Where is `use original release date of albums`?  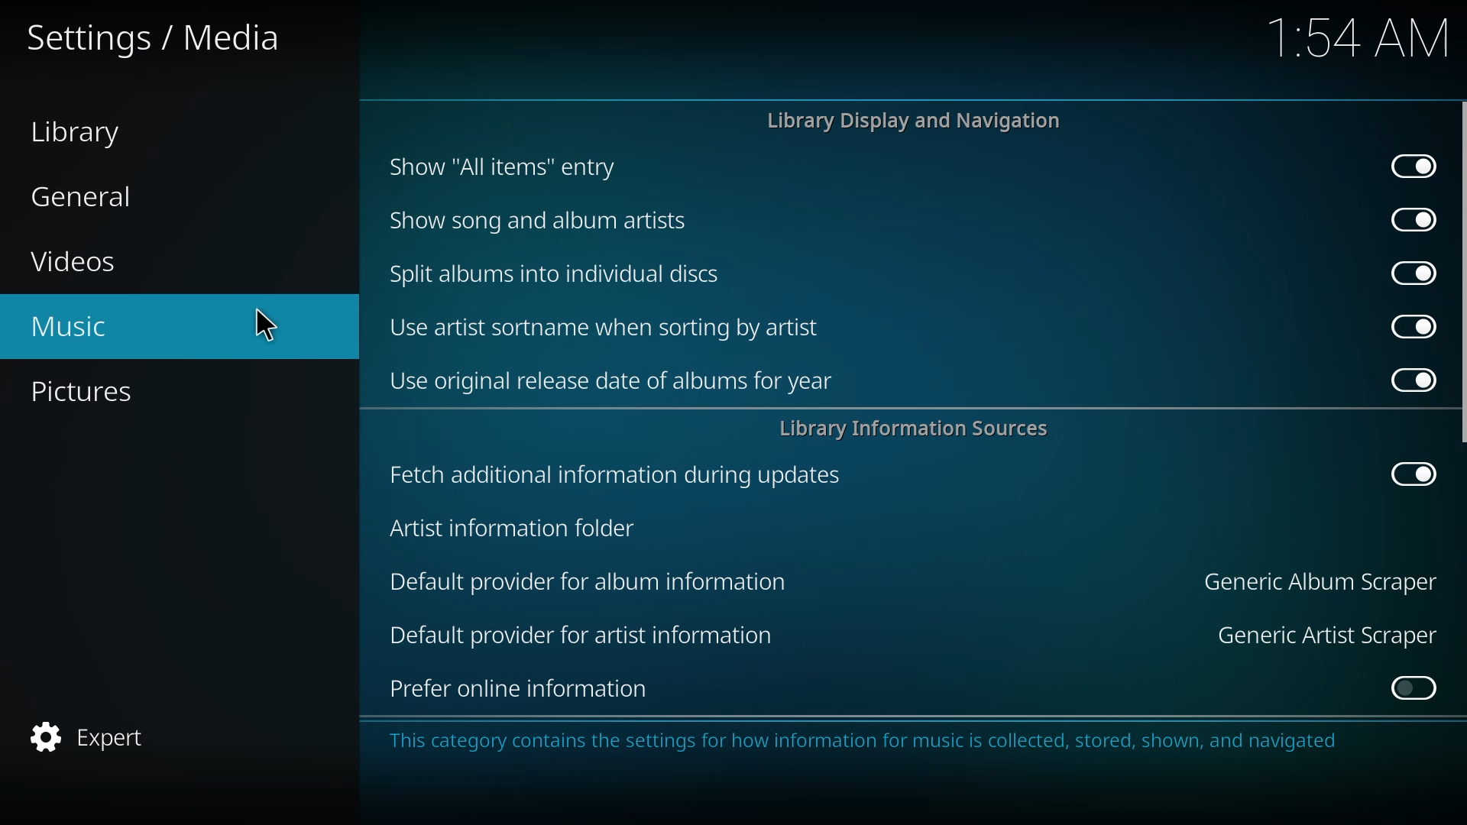
use original release date of albums is located at coordinates (611, 380).